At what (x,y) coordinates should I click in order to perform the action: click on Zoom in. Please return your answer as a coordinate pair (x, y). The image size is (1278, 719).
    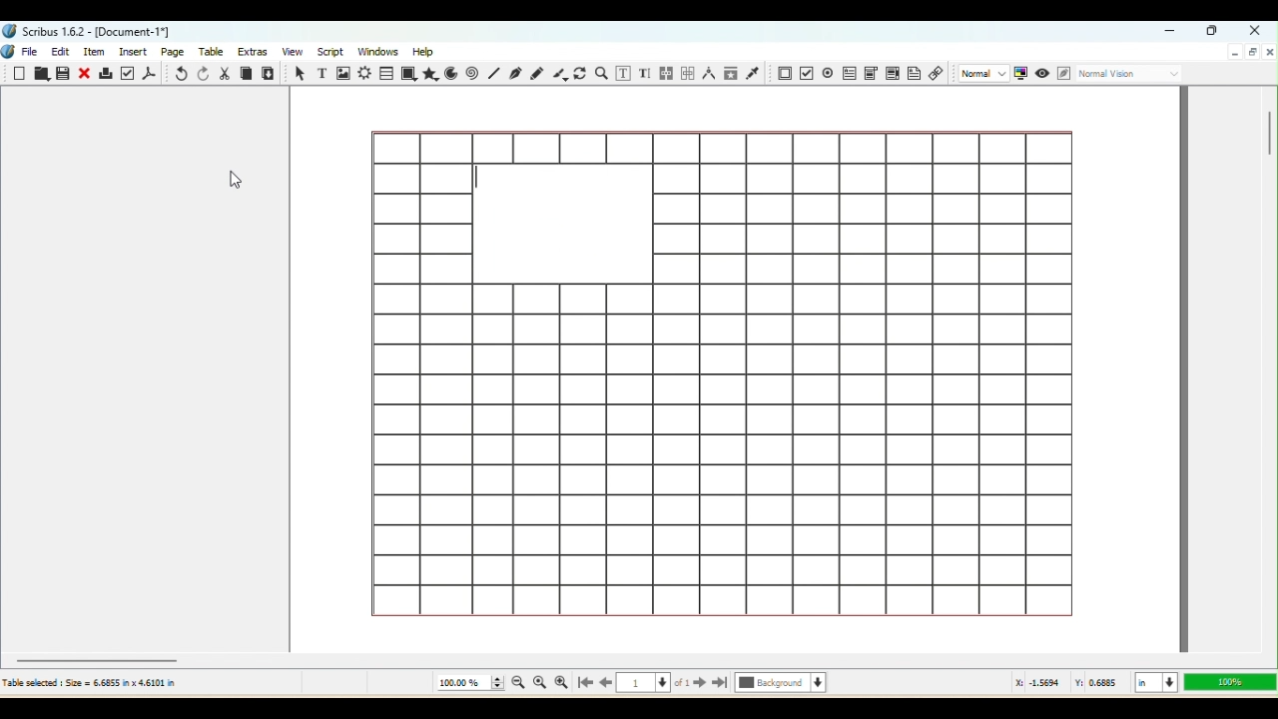
    Looking at the image, I should click on (561, 683).